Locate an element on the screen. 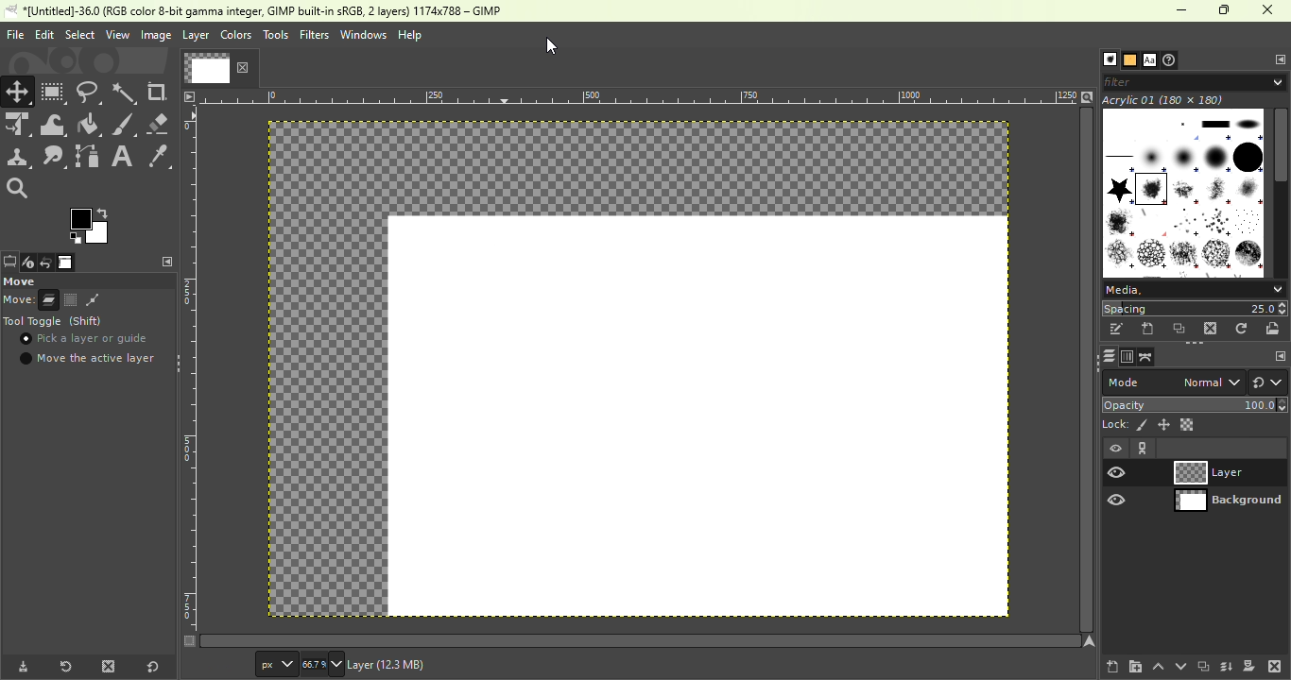 Image resolution: width=1291 pixels, height=680 pixels. Paint is located at coordinates (90, 126).